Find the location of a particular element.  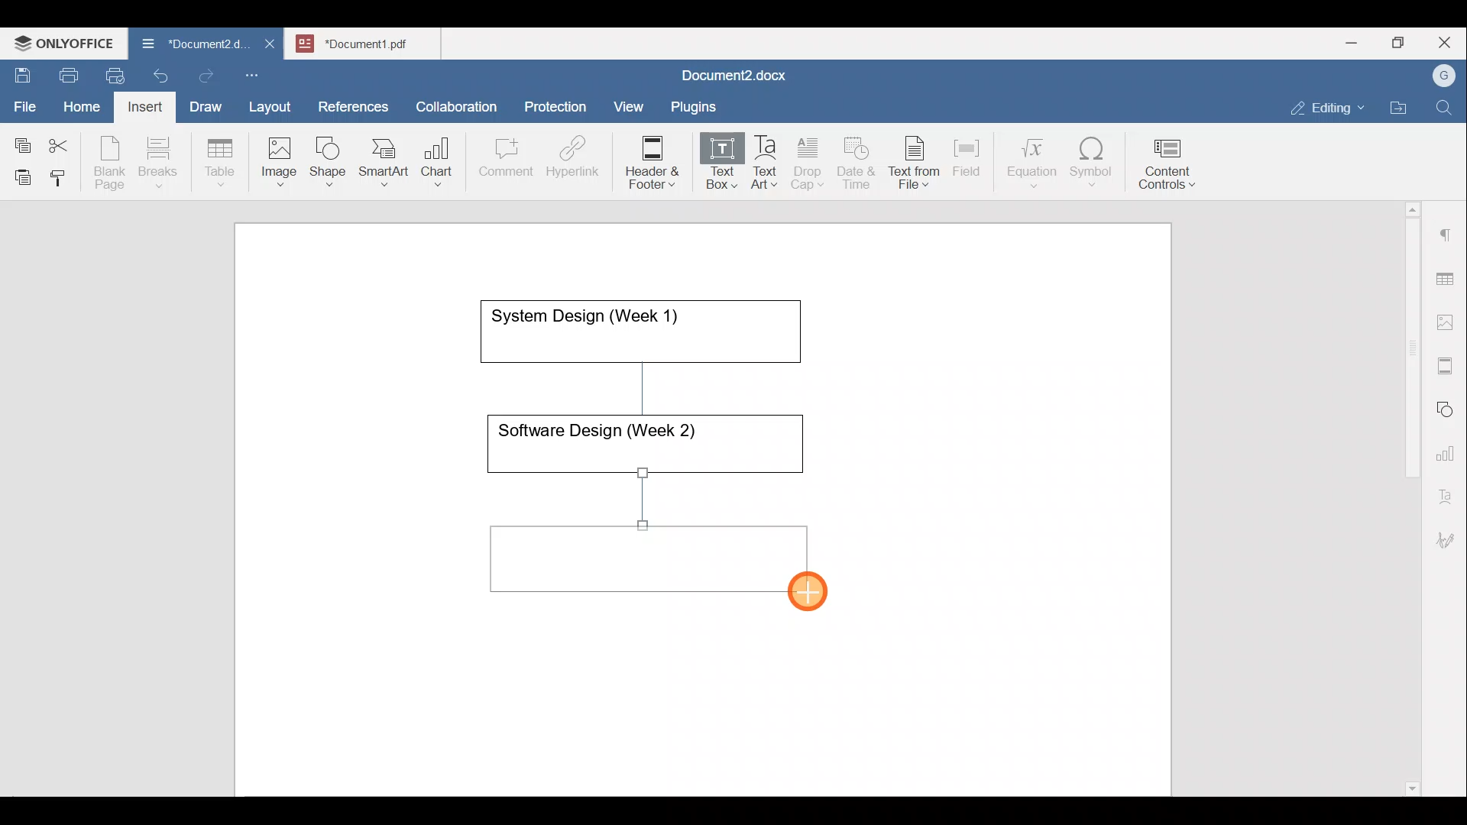

Find is located at coordinates (1446, 108).